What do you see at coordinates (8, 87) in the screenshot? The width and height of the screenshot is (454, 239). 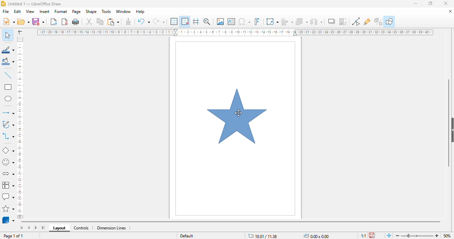 I see `rectangle` at bounding box center [8, 87].